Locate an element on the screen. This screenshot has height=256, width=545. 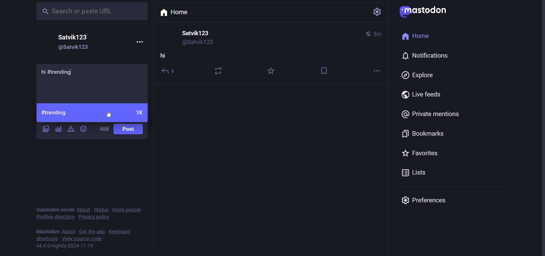
more is located at coordinates (139, 41).